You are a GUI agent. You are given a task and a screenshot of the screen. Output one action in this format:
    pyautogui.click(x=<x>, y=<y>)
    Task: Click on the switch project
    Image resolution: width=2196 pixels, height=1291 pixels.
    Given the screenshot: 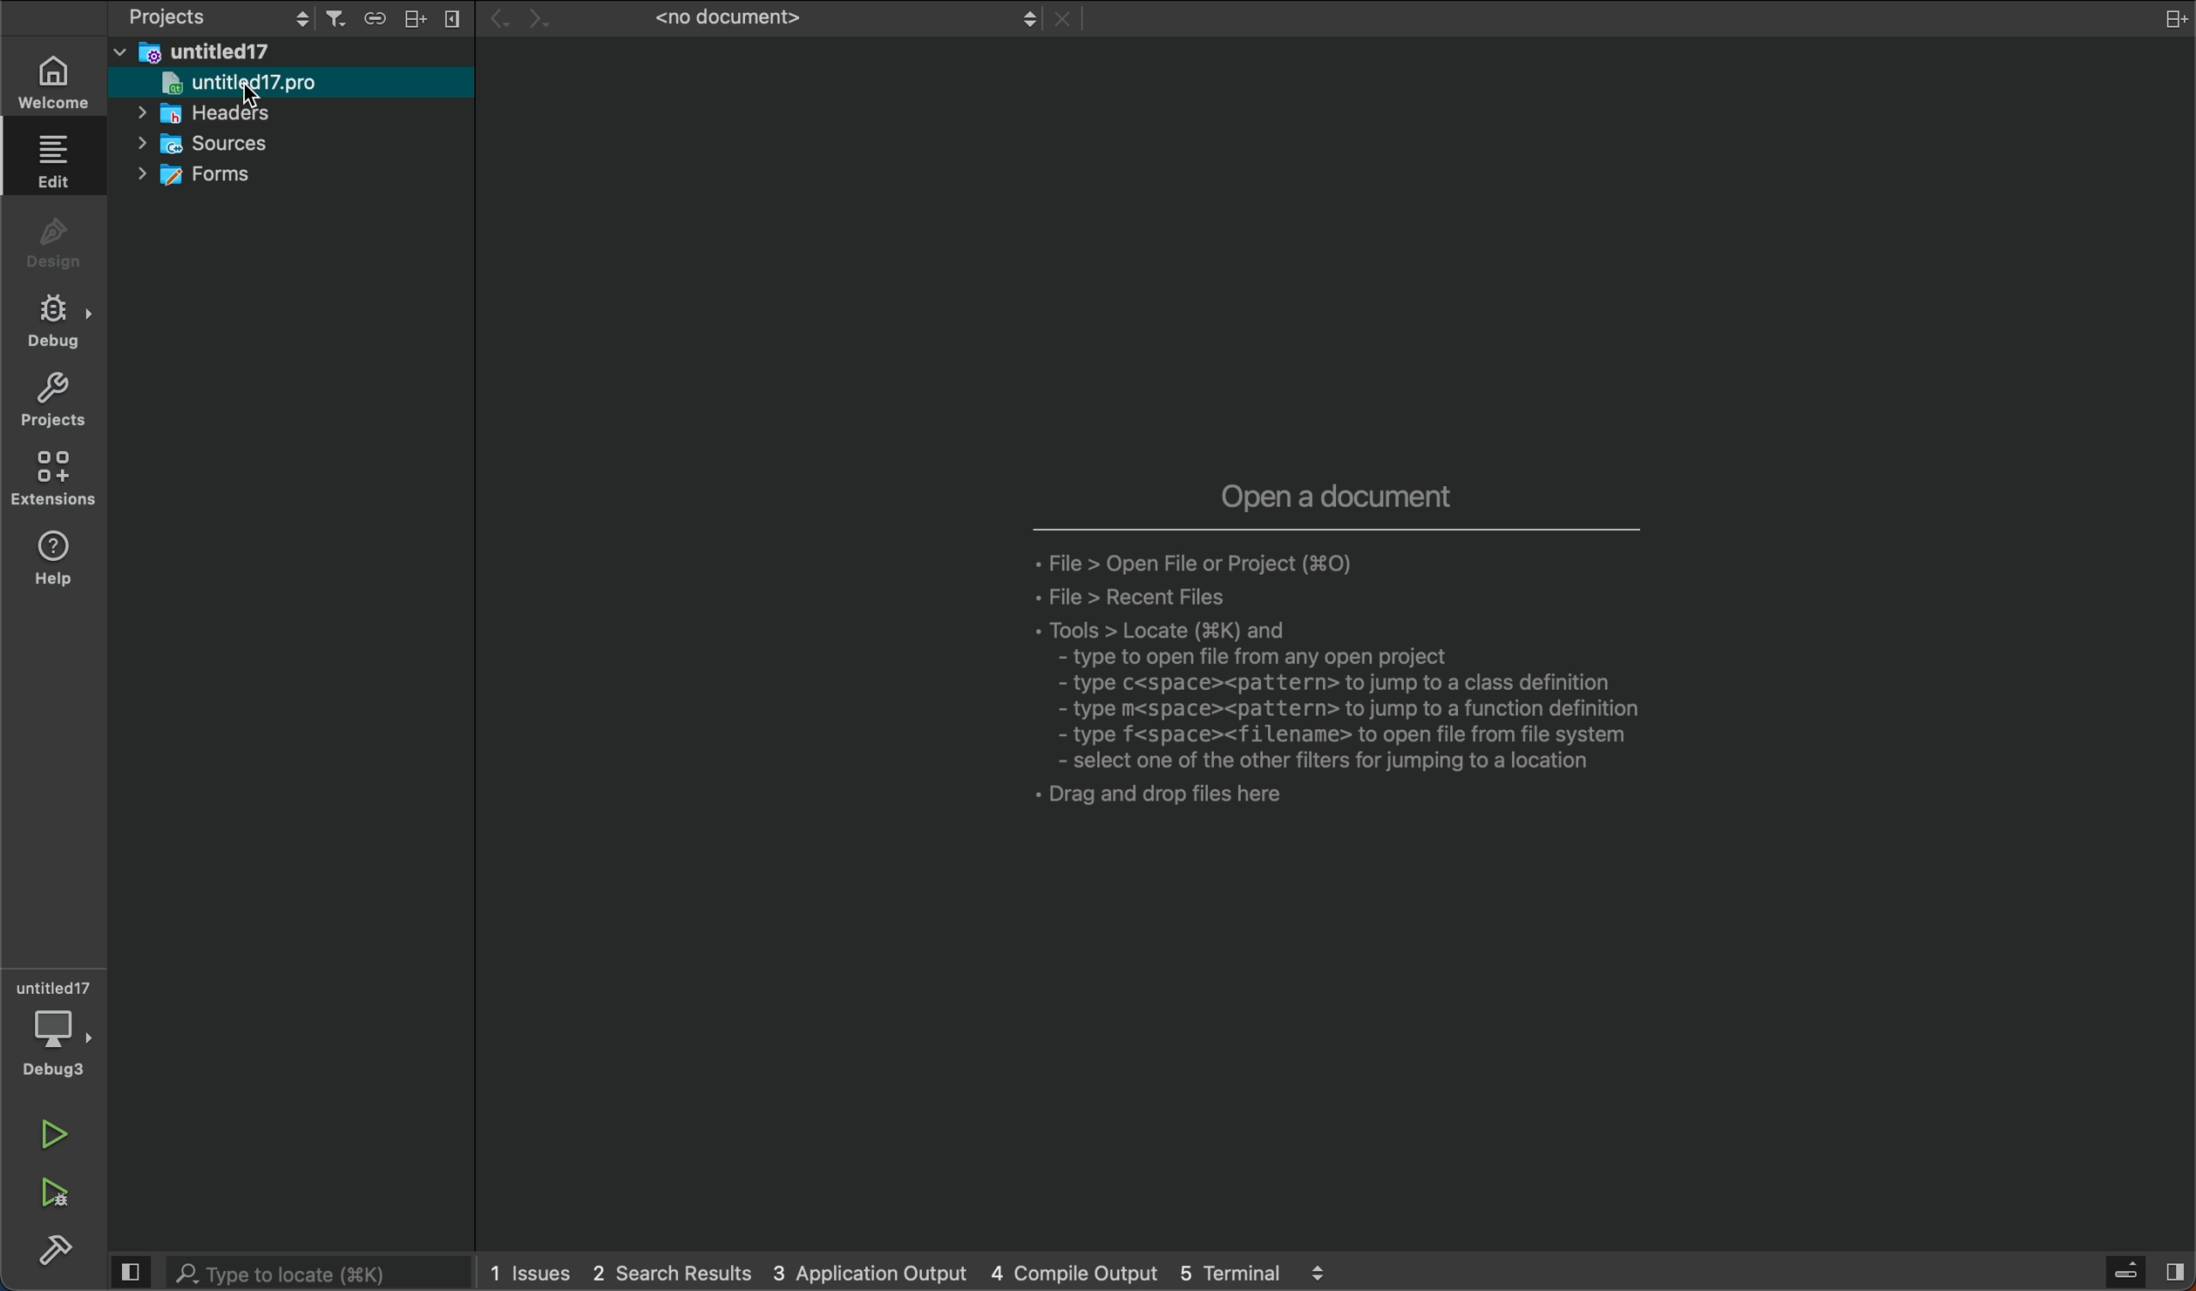 What is the action you would take?
    pyautogui.click(x=210, y=19)
    